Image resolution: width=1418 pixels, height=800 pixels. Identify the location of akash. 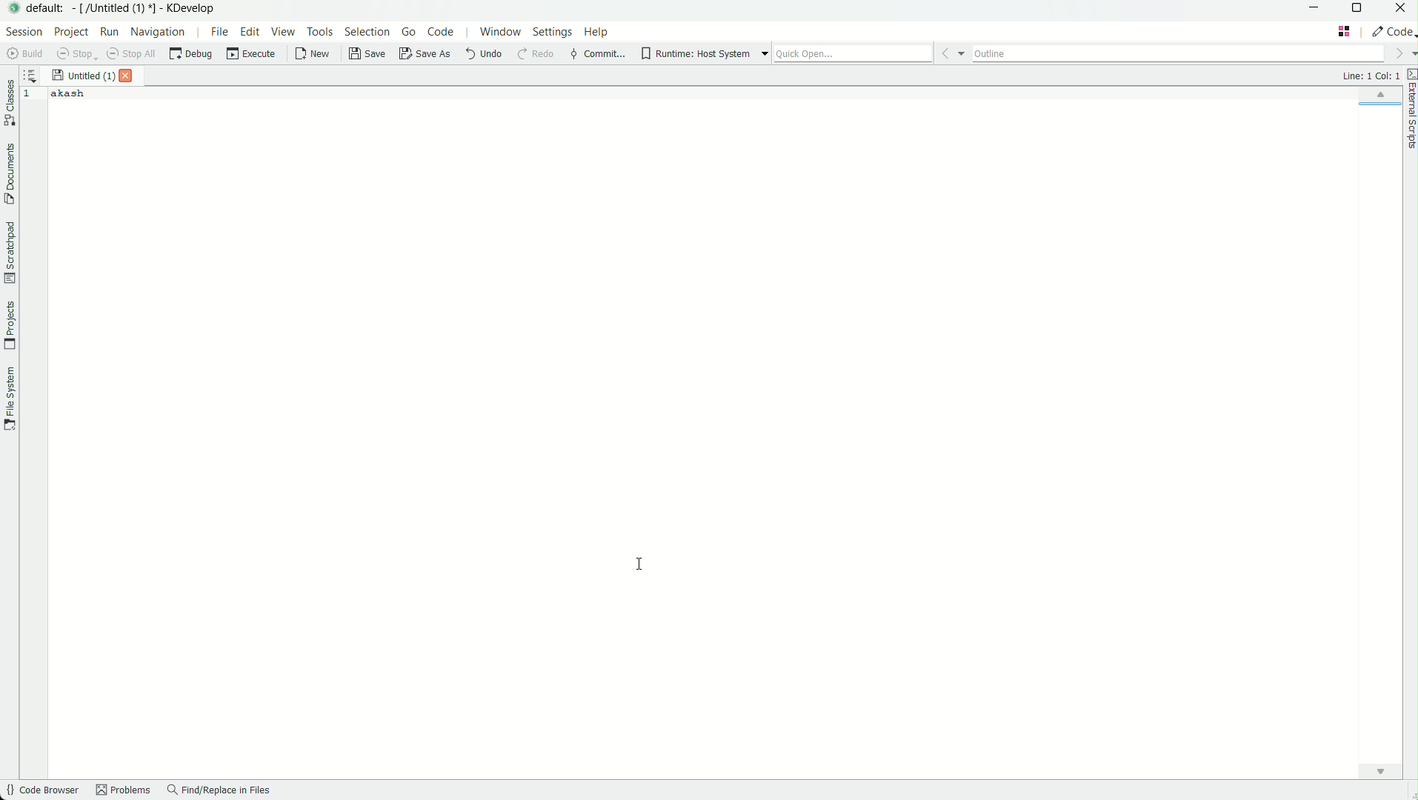
(69, 93).